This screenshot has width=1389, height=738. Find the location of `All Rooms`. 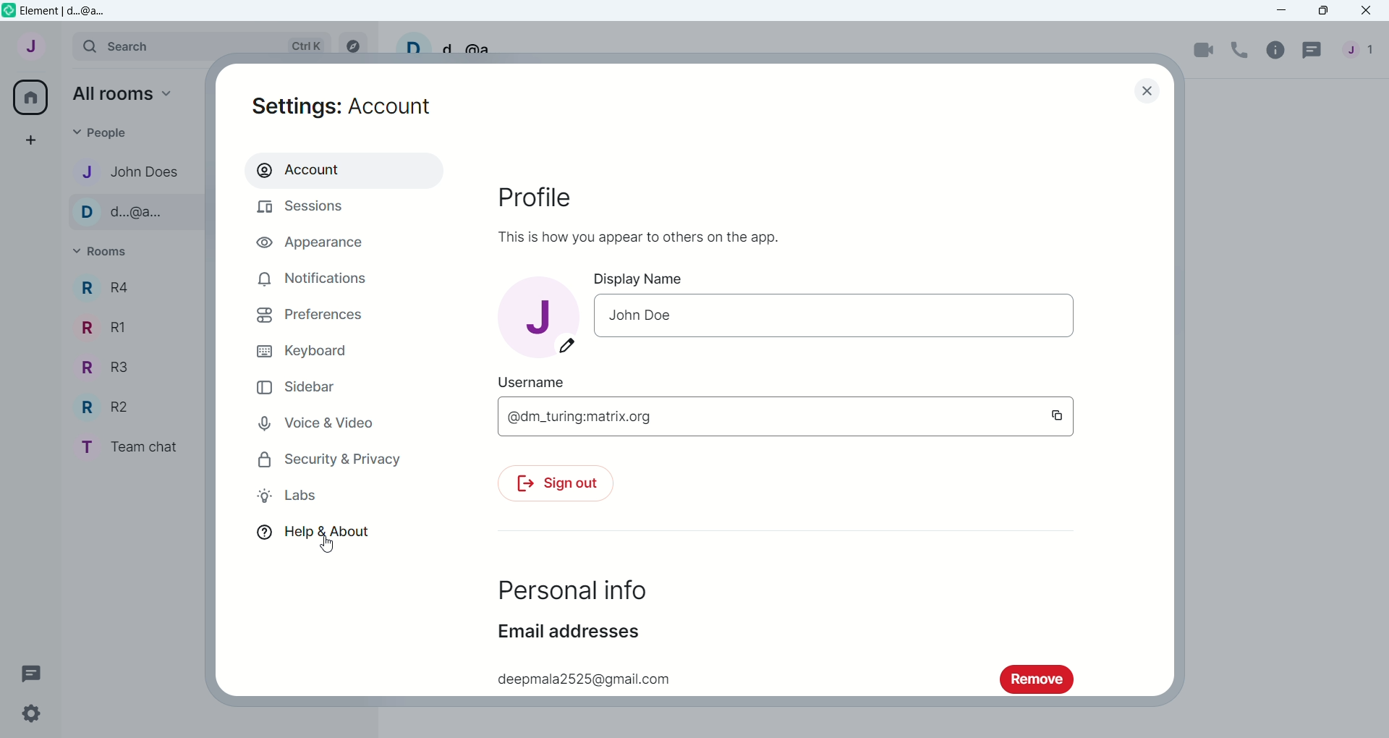

All Rooms is located at coordinates (28, 97).